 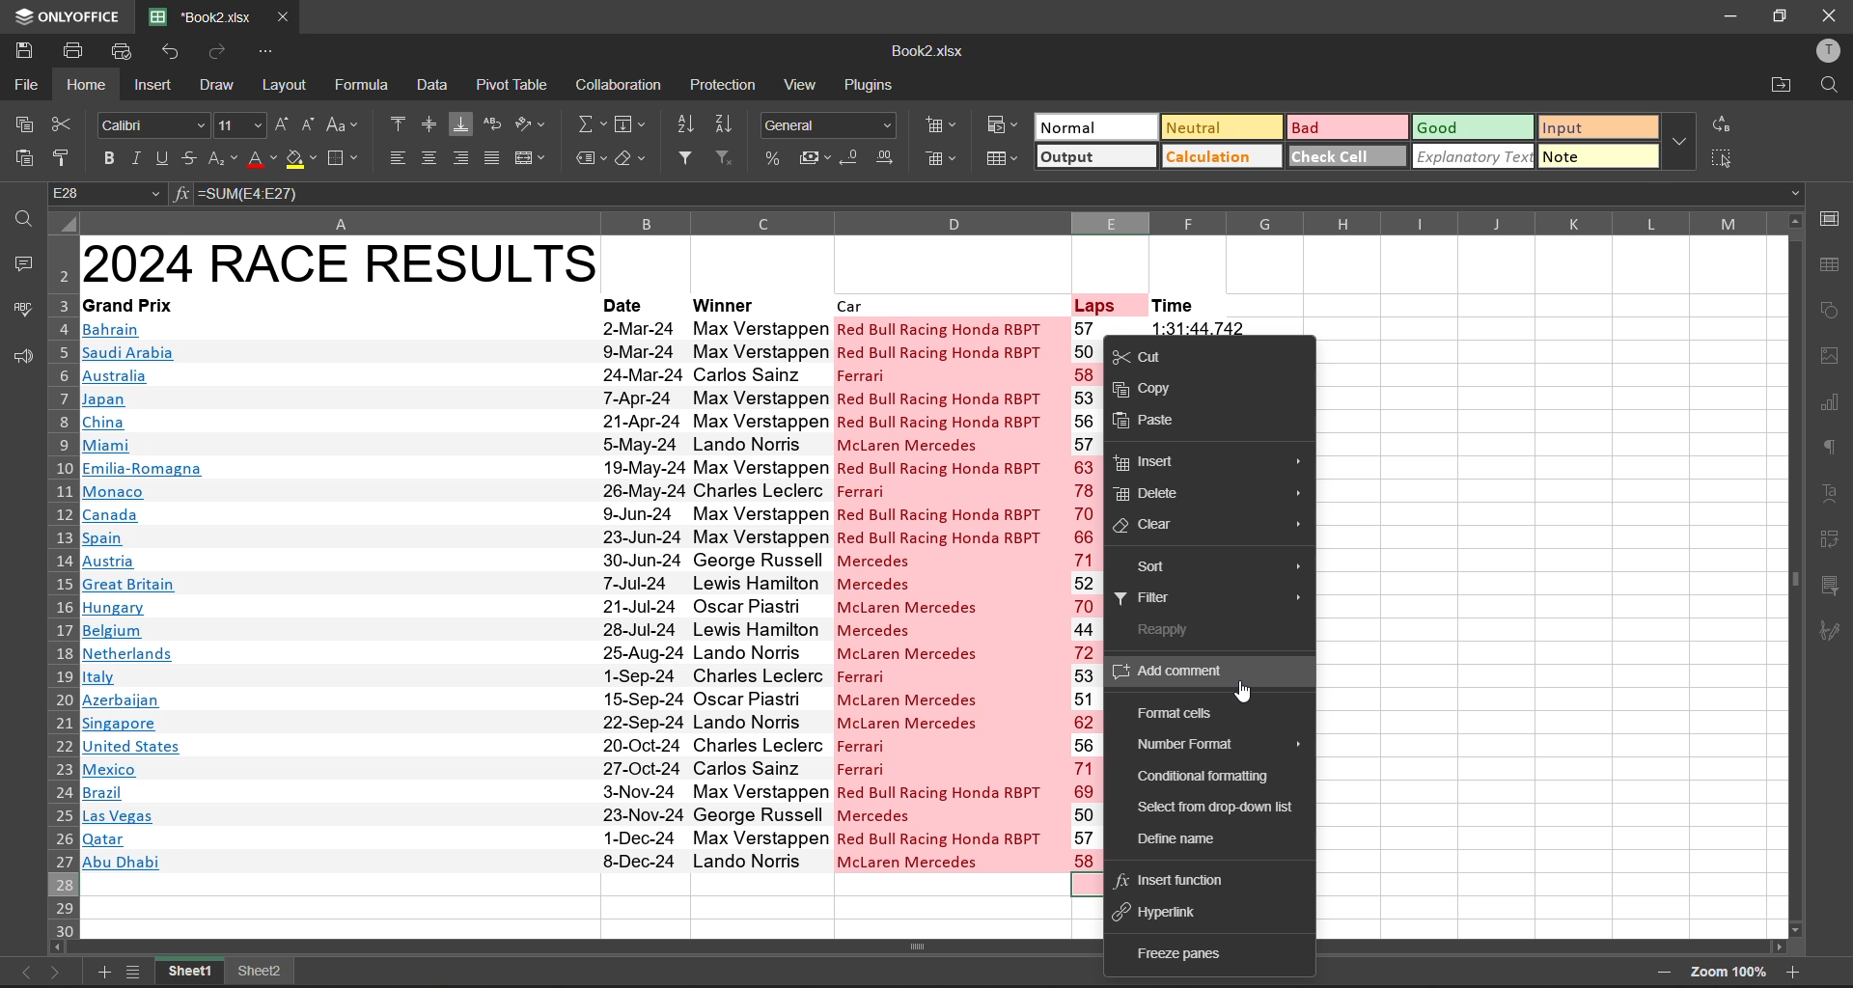 I want to click on align center, so click(x=434, y=156).